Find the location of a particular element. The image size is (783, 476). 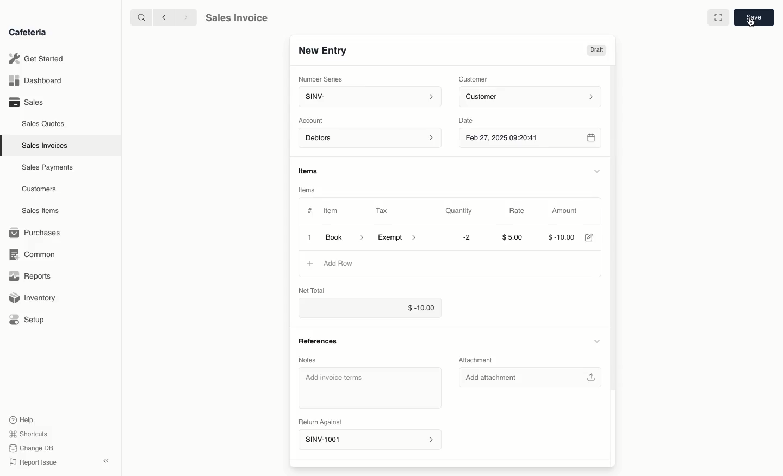

Items is located at coordinates (306, 191).